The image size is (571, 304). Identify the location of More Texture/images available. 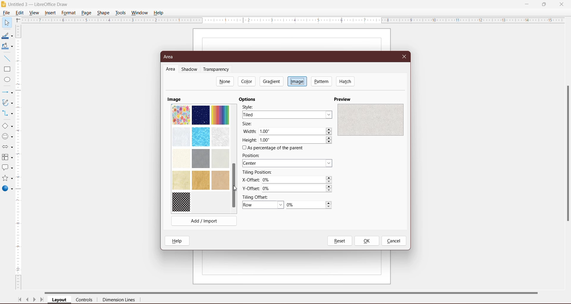
(200, 158).